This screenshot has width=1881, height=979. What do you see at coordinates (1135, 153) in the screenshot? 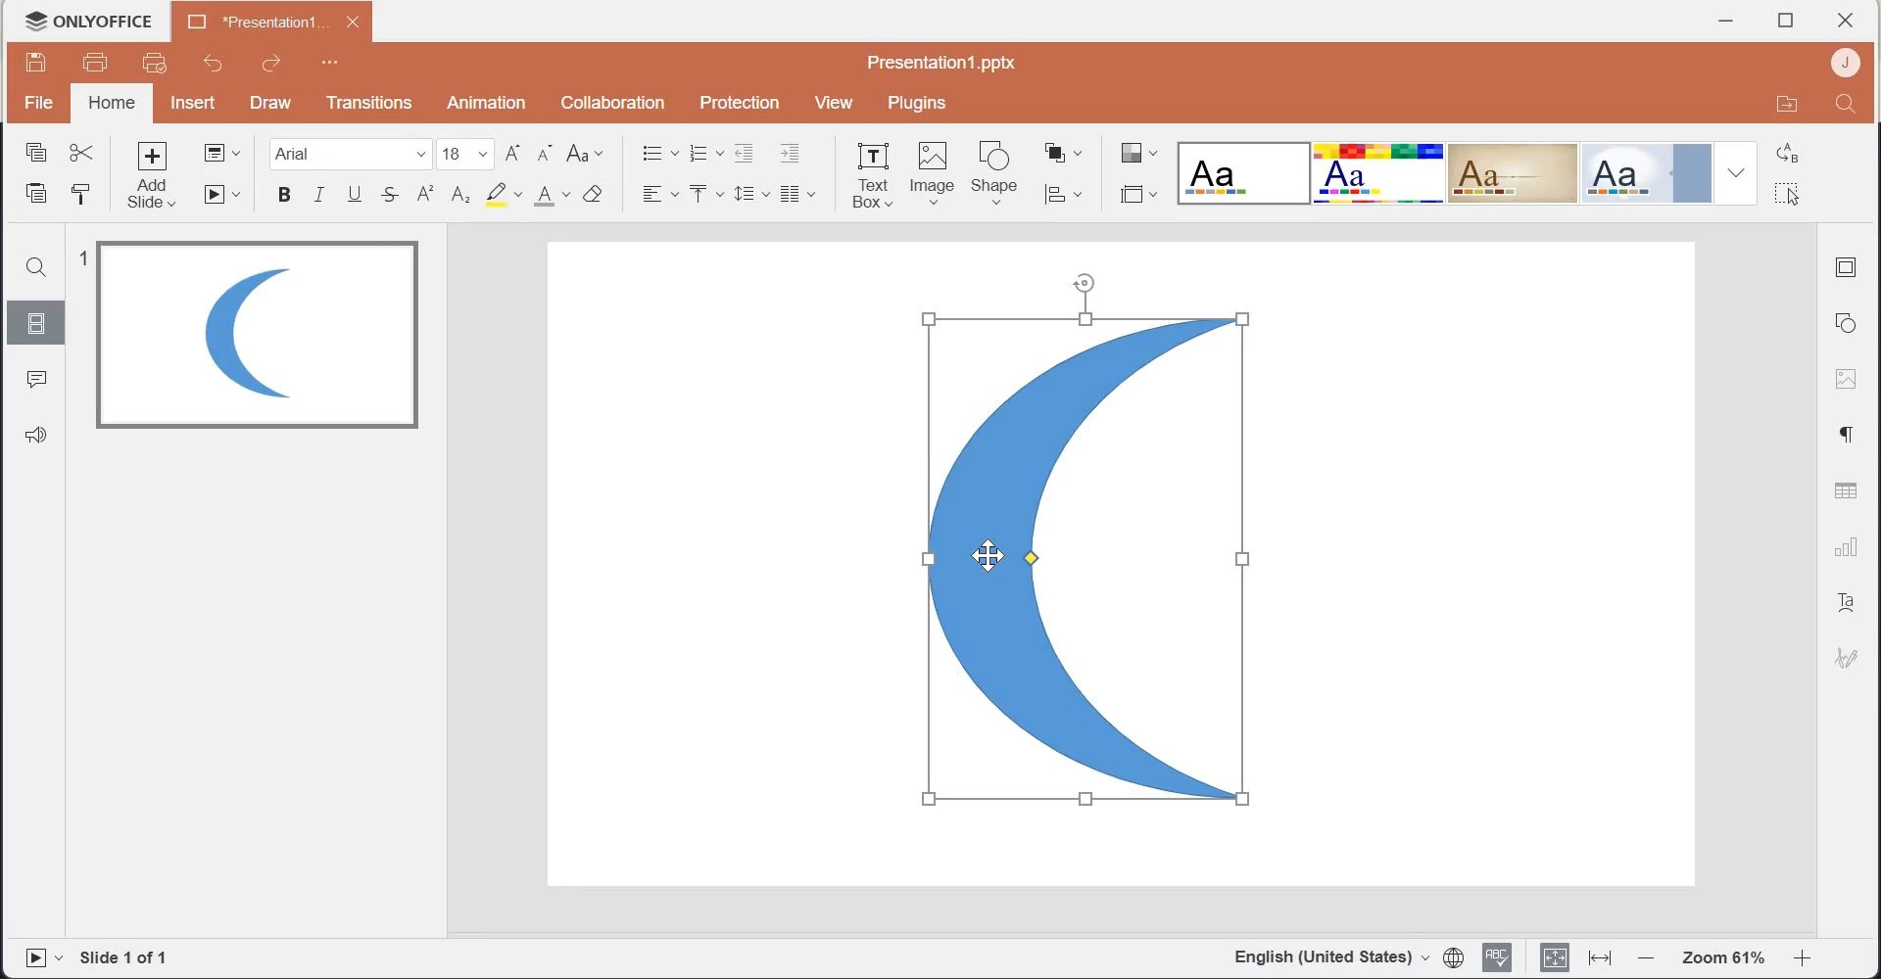
I see `Change color theme` at bounding box center [1135, 153].